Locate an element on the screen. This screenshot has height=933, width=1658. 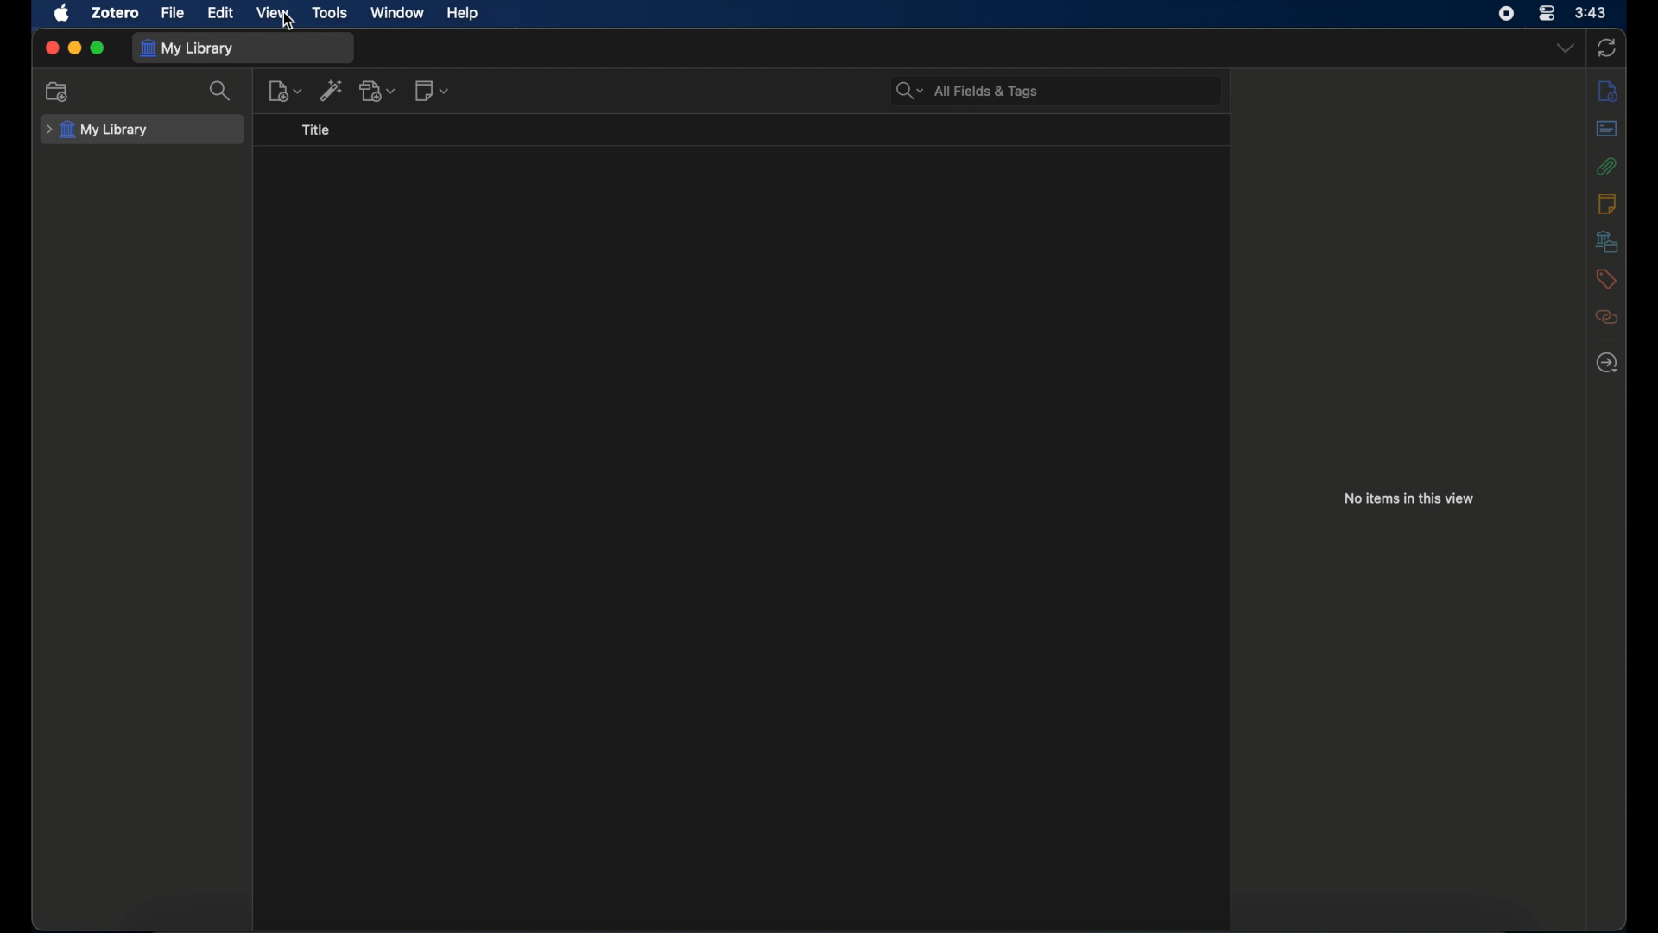
attachments is located at coordinates (1607, 166).